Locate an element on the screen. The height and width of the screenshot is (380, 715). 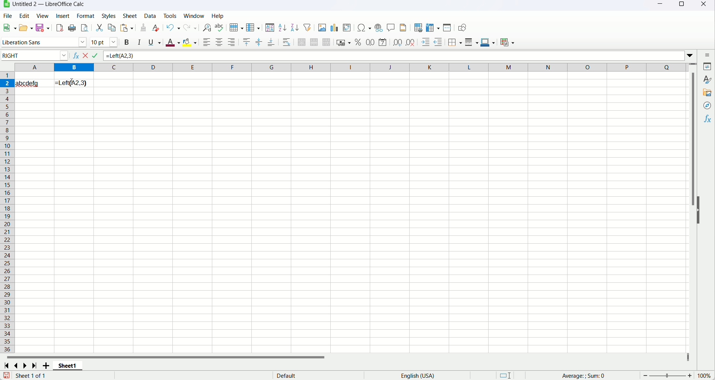
format as currency is located at coordinates (343, 42).